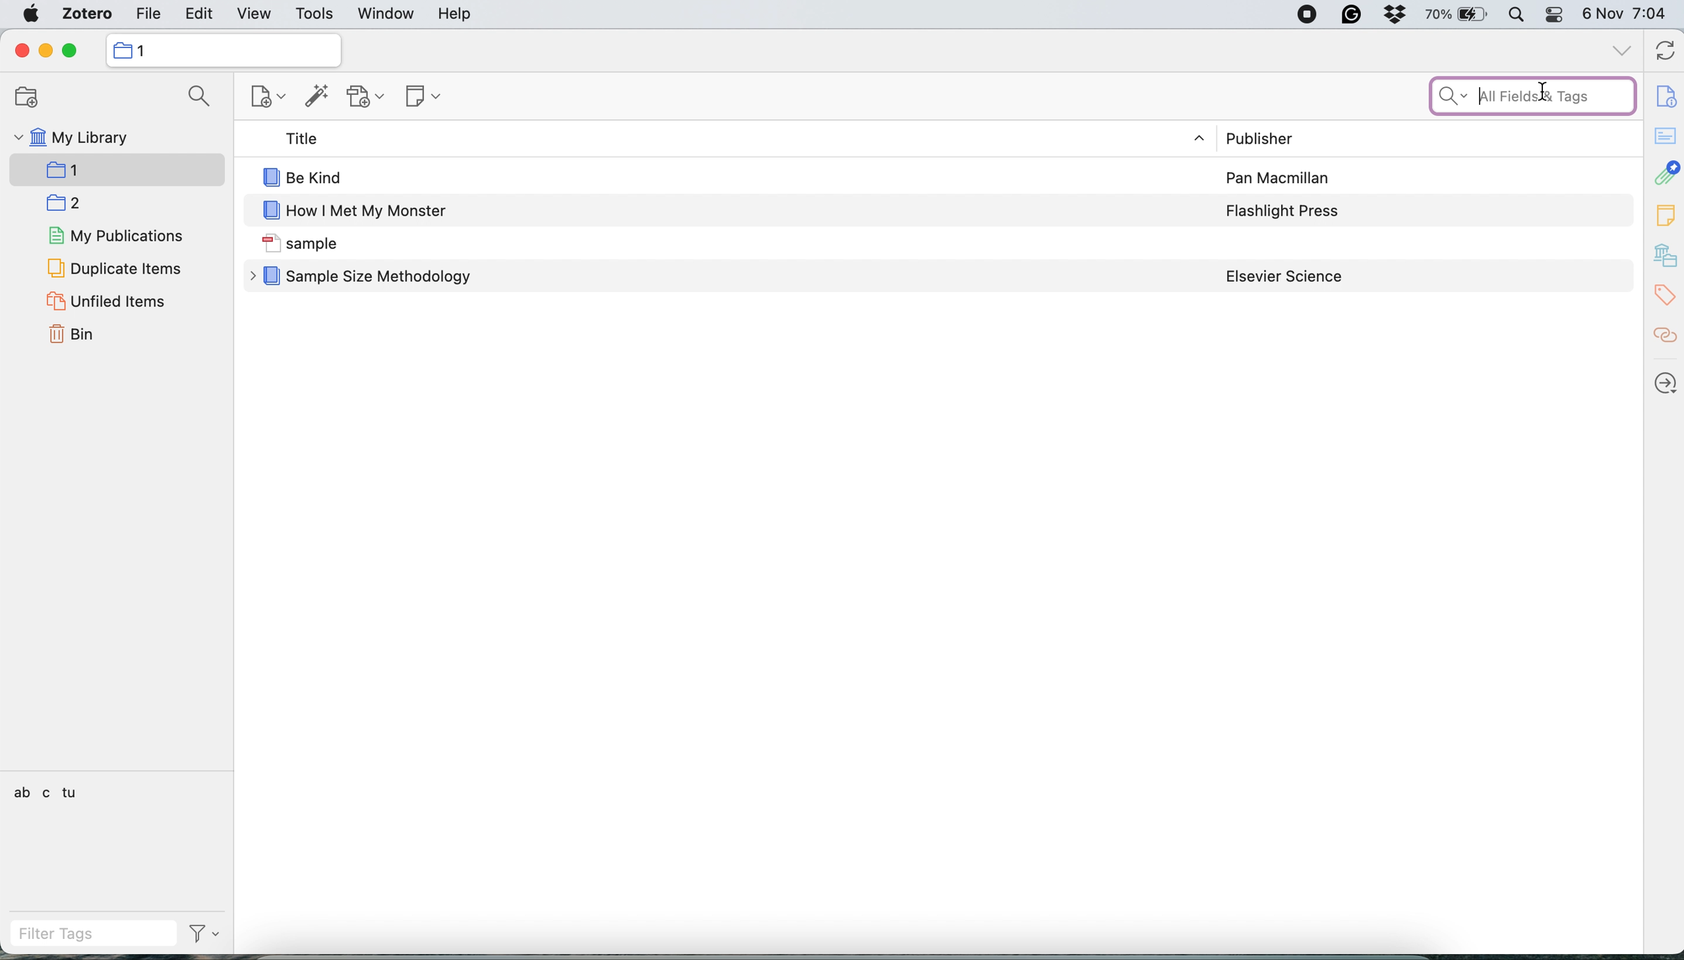 Image resolution: width=1684 pixels, height=960 pixels. Describe the element at coordinates (1279, 179) in the screenshot. I see `Pan Macmillan` at that location.